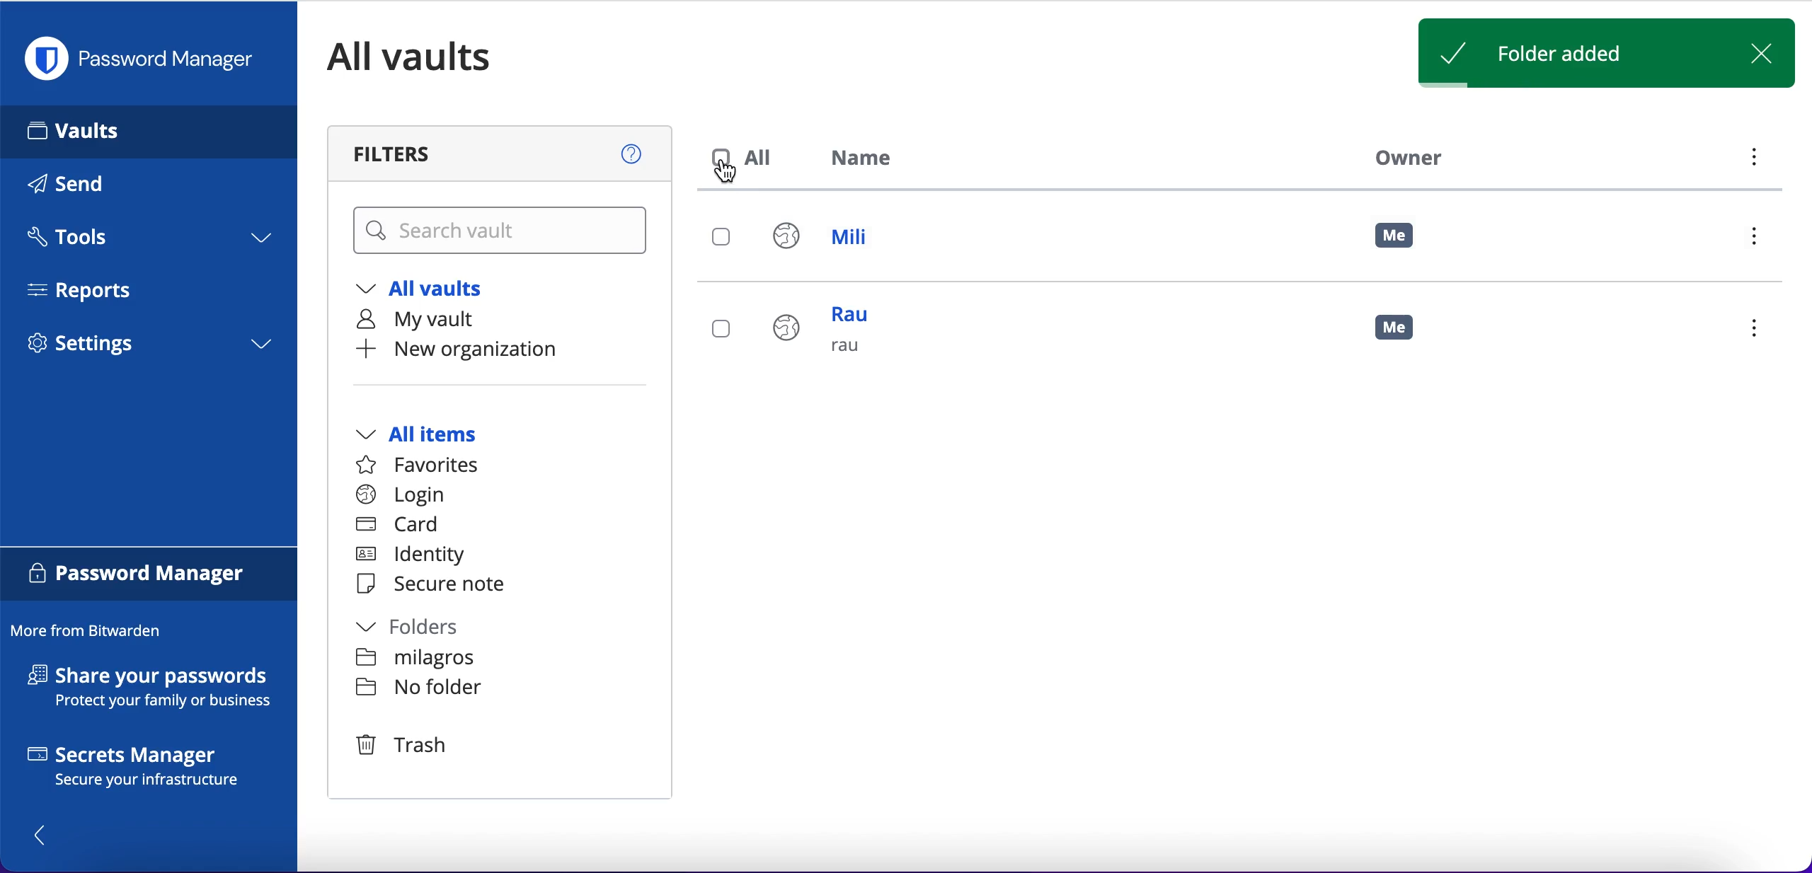  What do you see at coordinates (423, 629) in the screenshot?
I see `folders` at bounding box center [423, 629].